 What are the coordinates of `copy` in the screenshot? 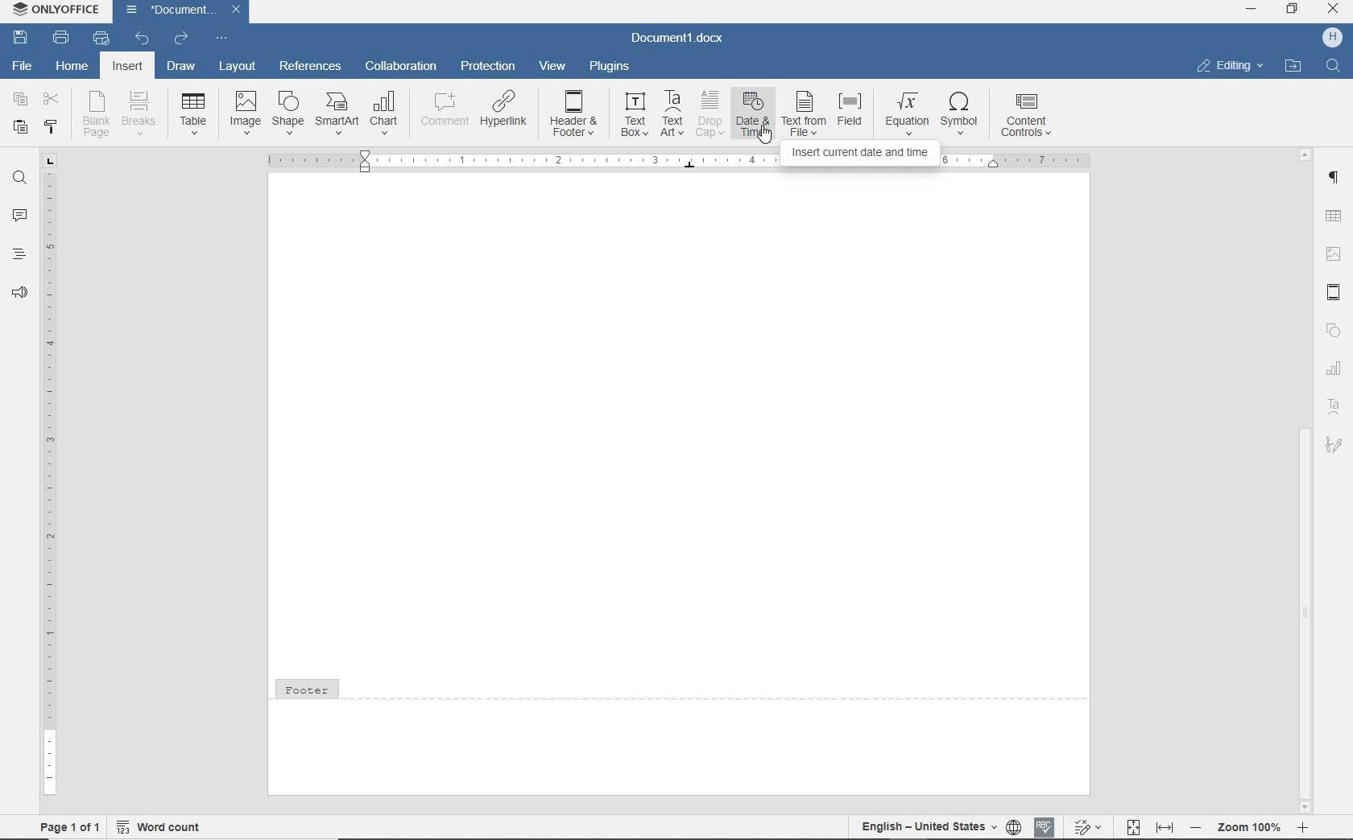 It's located at (21, 99).